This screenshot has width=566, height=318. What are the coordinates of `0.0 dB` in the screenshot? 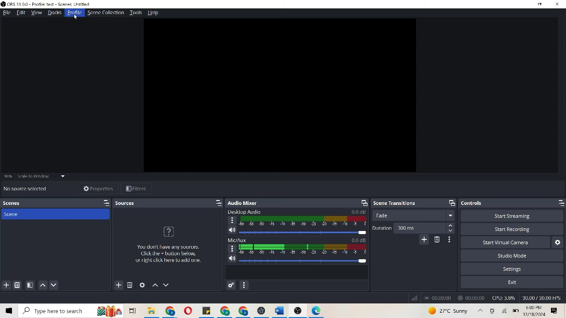 It's located at (359, 240).